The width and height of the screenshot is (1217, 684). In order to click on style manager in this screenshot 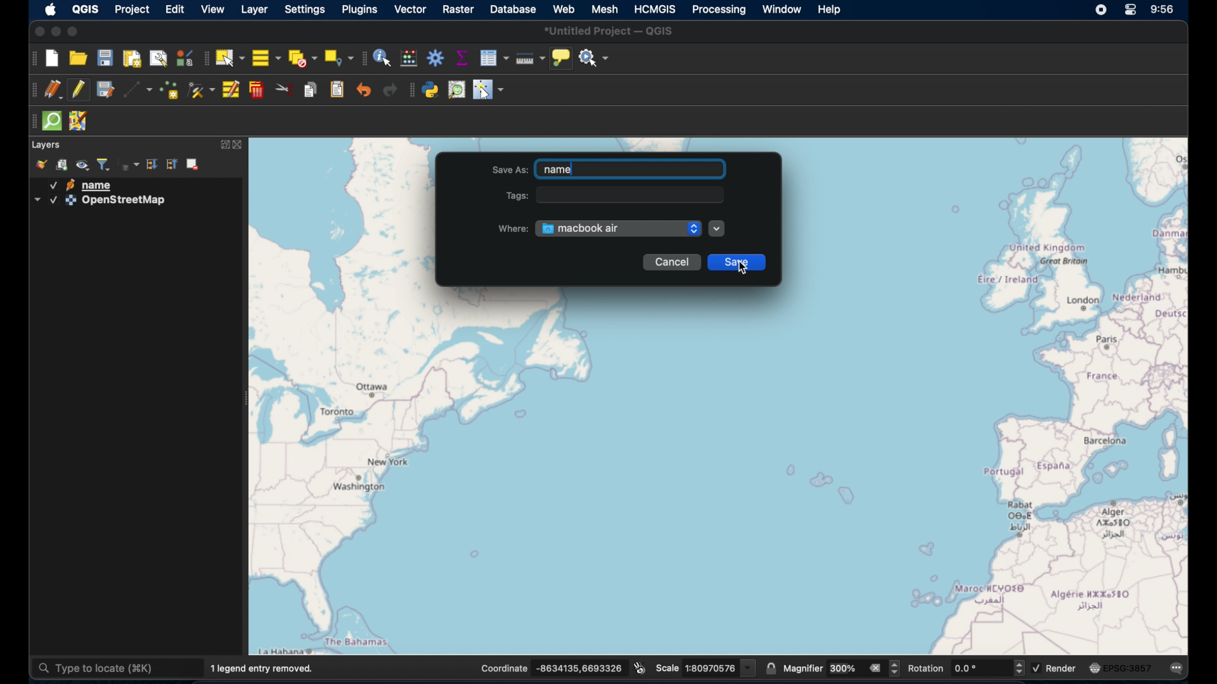, I will do `click(184, 60)`.